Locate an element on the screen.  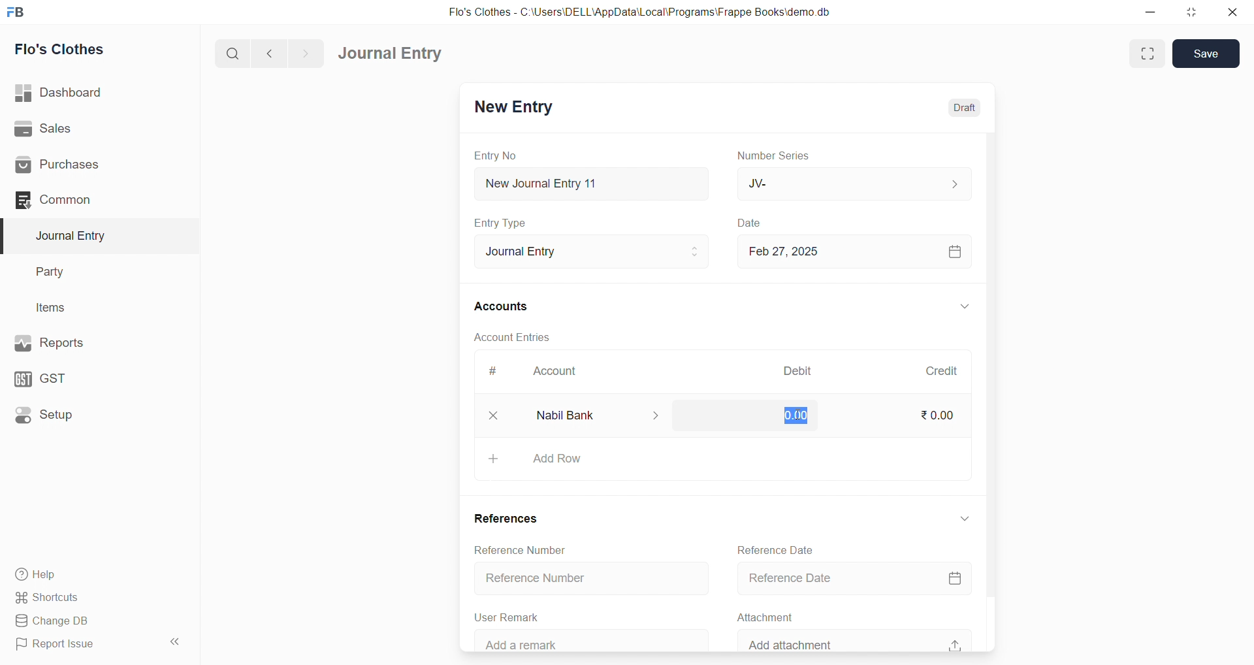
Flo's Clothes - C:\Users\DELL\AppData\Local\Programs\Frappe Books\demo.db is located at coordinates (639, 11).